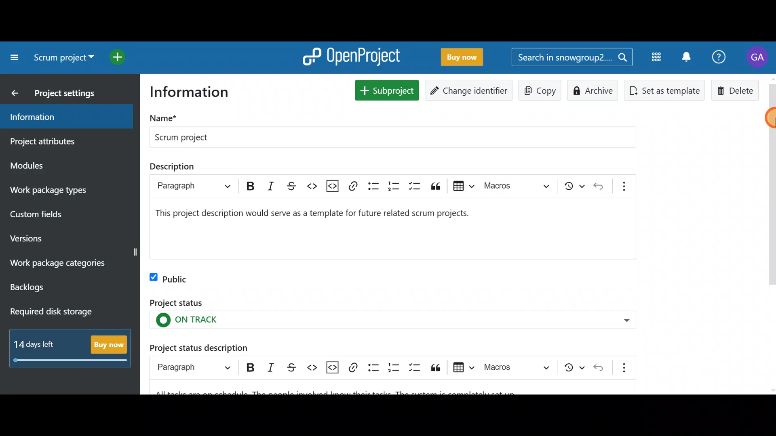 The width and height of the screenshot is (776, 436). Describe the element at coordinates (373, 186) in the screenshot. I see `bulleted list` at that location.